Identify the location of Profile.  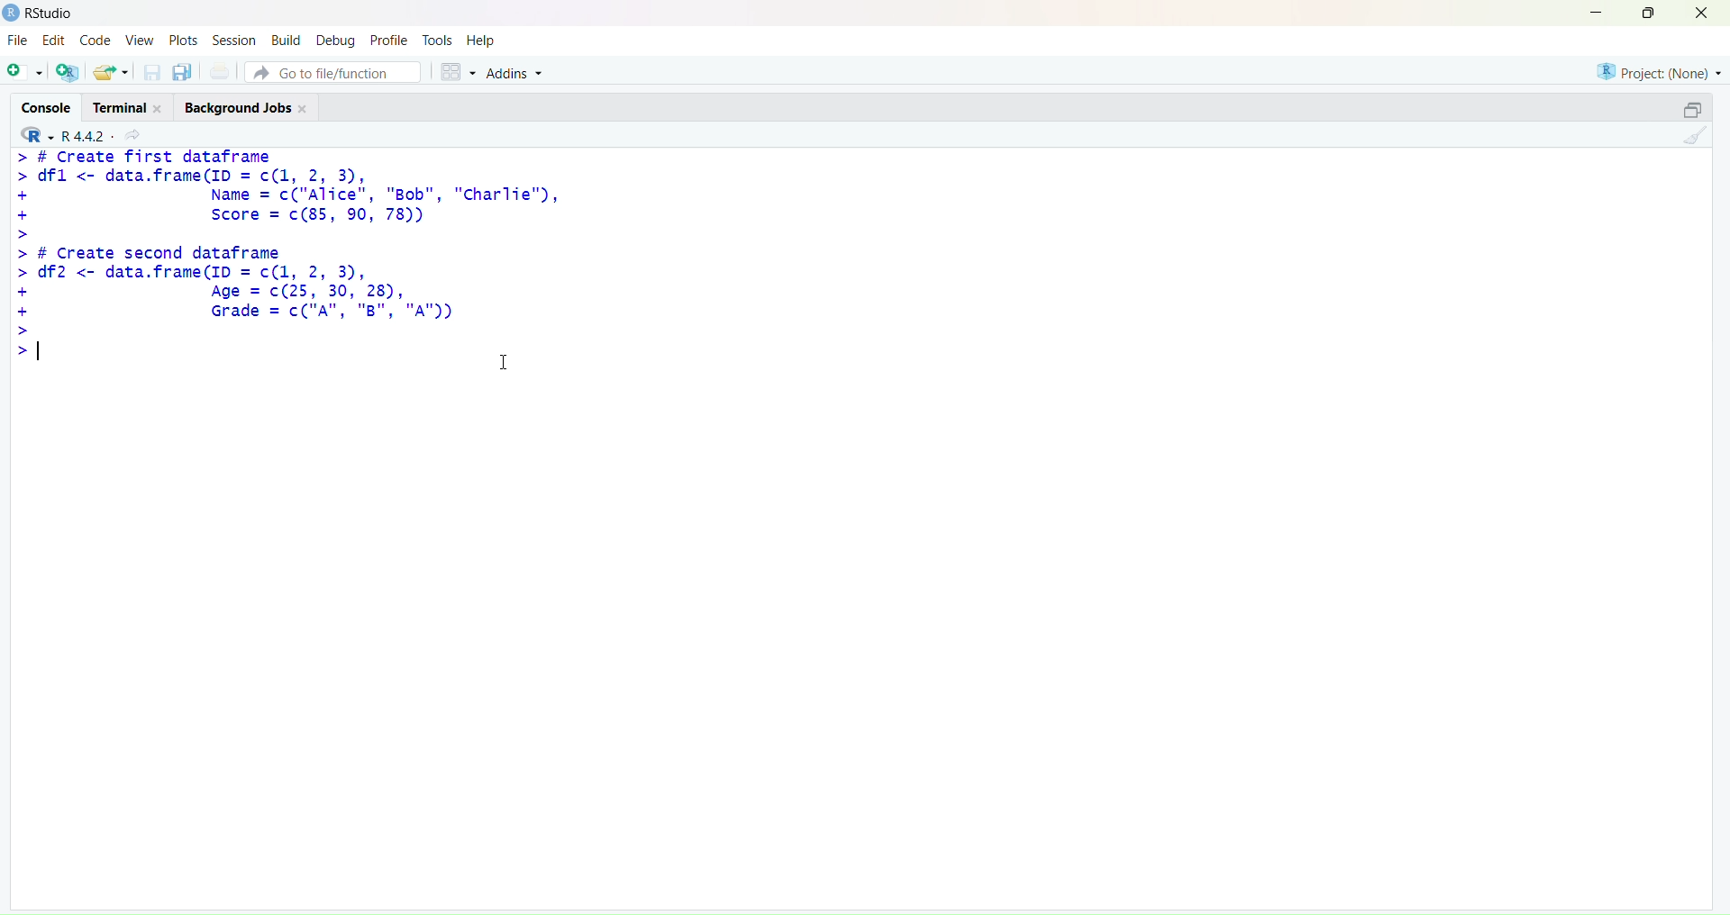
(390, 41).